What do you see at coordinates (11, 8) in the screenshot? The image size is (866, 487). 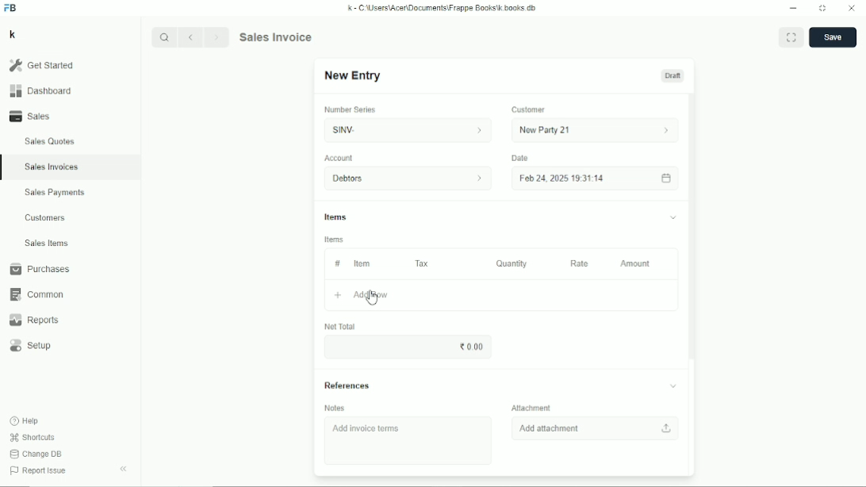 I see `FB` at bounding box center [11, 8].